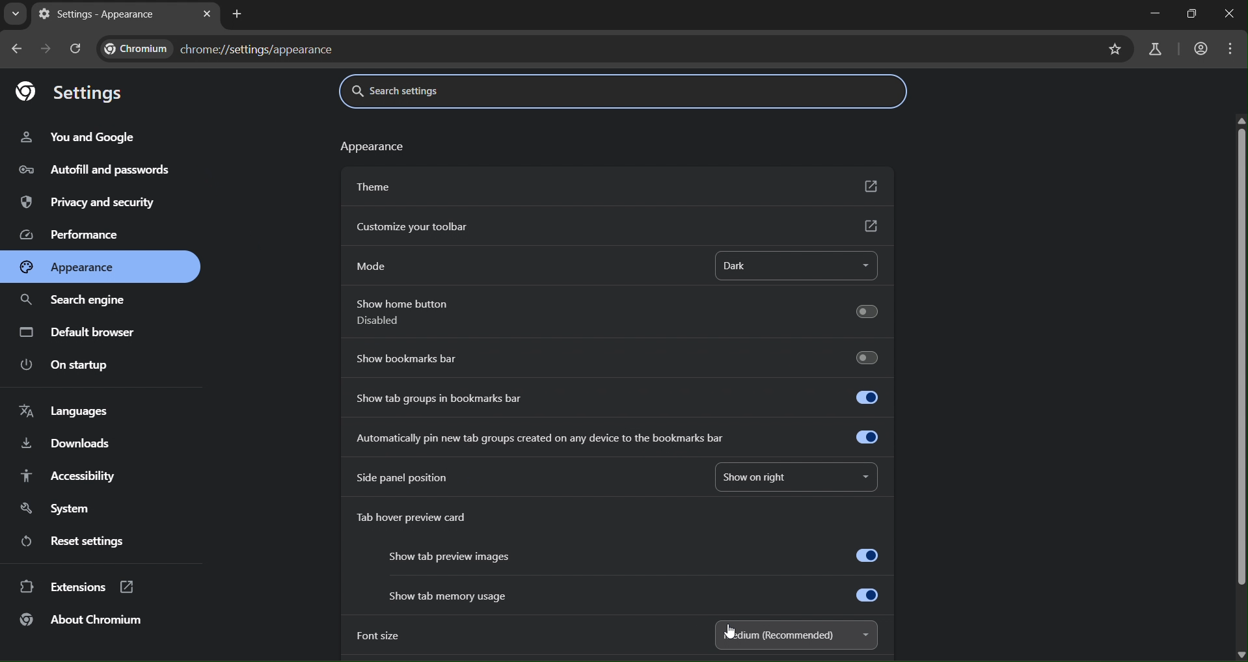 Image resolution: width=1248 pixels, height=662 pixels. What do you see at coordinates (457, 90) in the screenshot?
I see `search settings` at bounding box center [457, 90].